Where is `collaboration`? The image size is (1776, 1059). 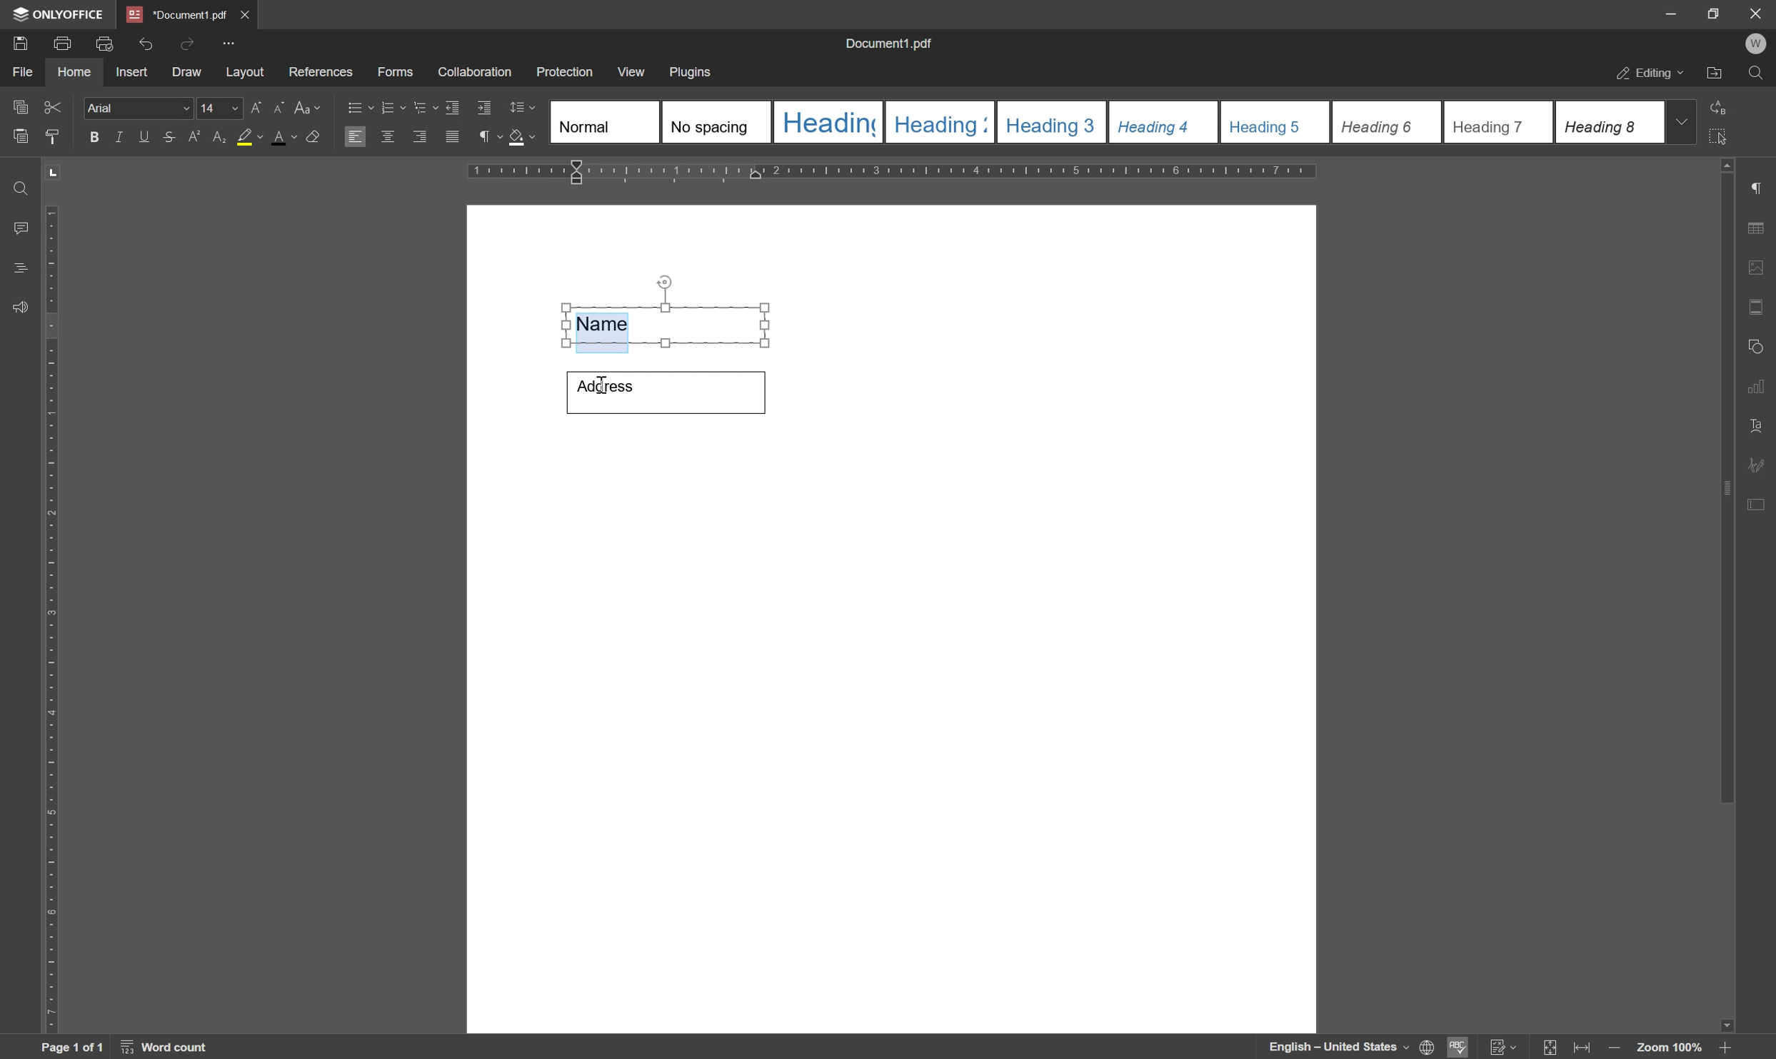 collaboration is located at coordinates (476, 73).